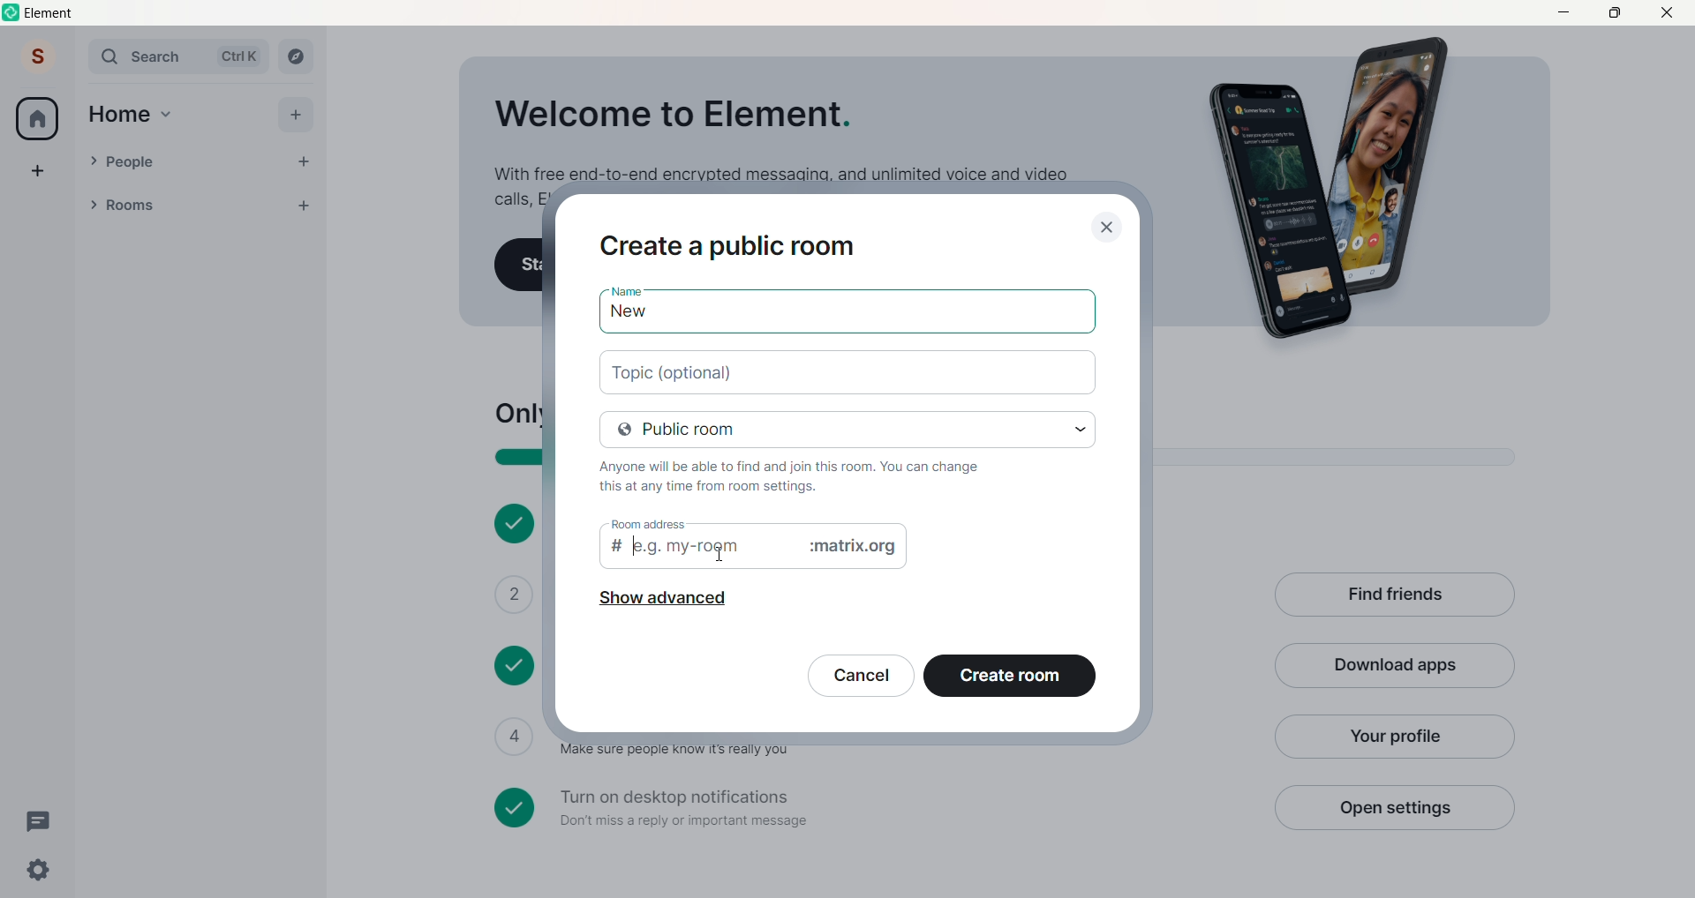 Image resolution: width=1695 pixels, height=898 pixels. Describe the element at coordinates (38, 56) in the screenshot. I see `Account` at that location.